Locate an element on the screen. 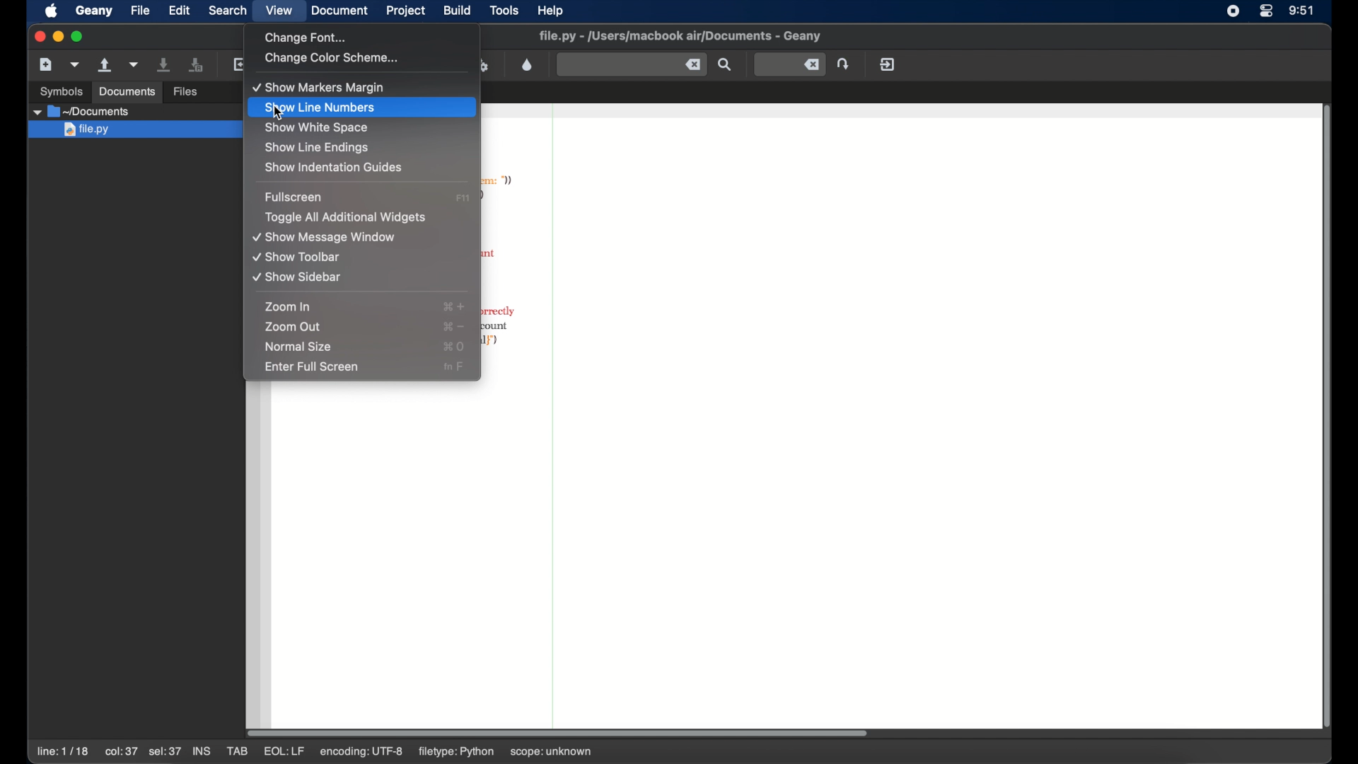  line: 1/18 is located at coordinates (63, 751).